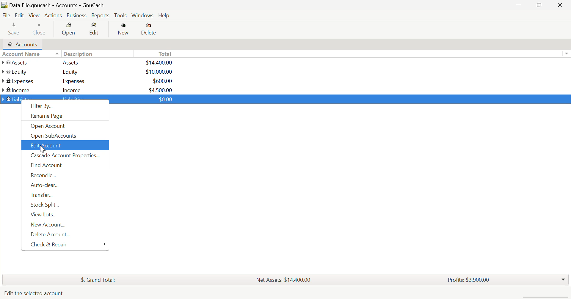  I want to click on Delete Account, so click(63, 236).